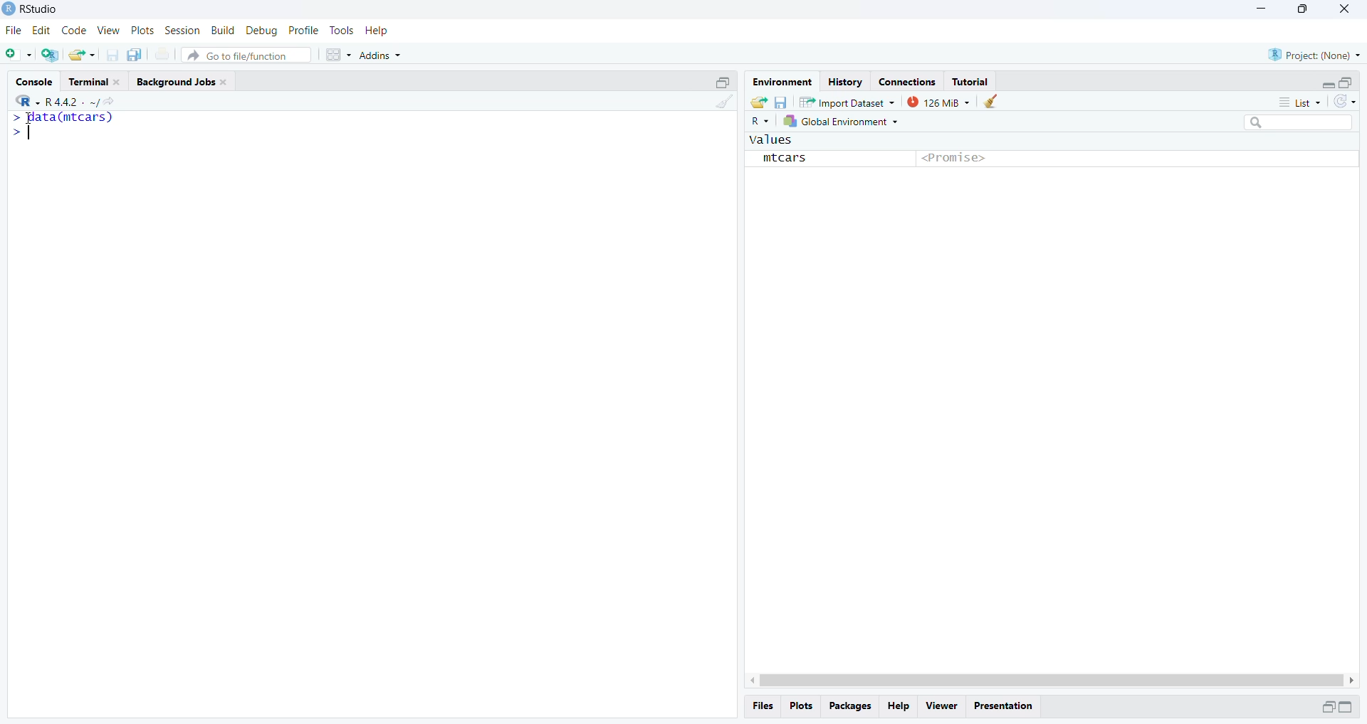 Image resolution: width=1367 pixels, height=724 pixels. Describe the element at coordinates (1299, 122) in the screenshot. I see `search` at that location.